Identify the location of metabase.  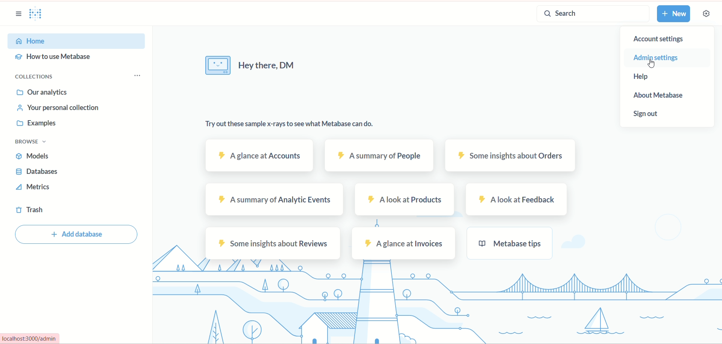
(510, 243).